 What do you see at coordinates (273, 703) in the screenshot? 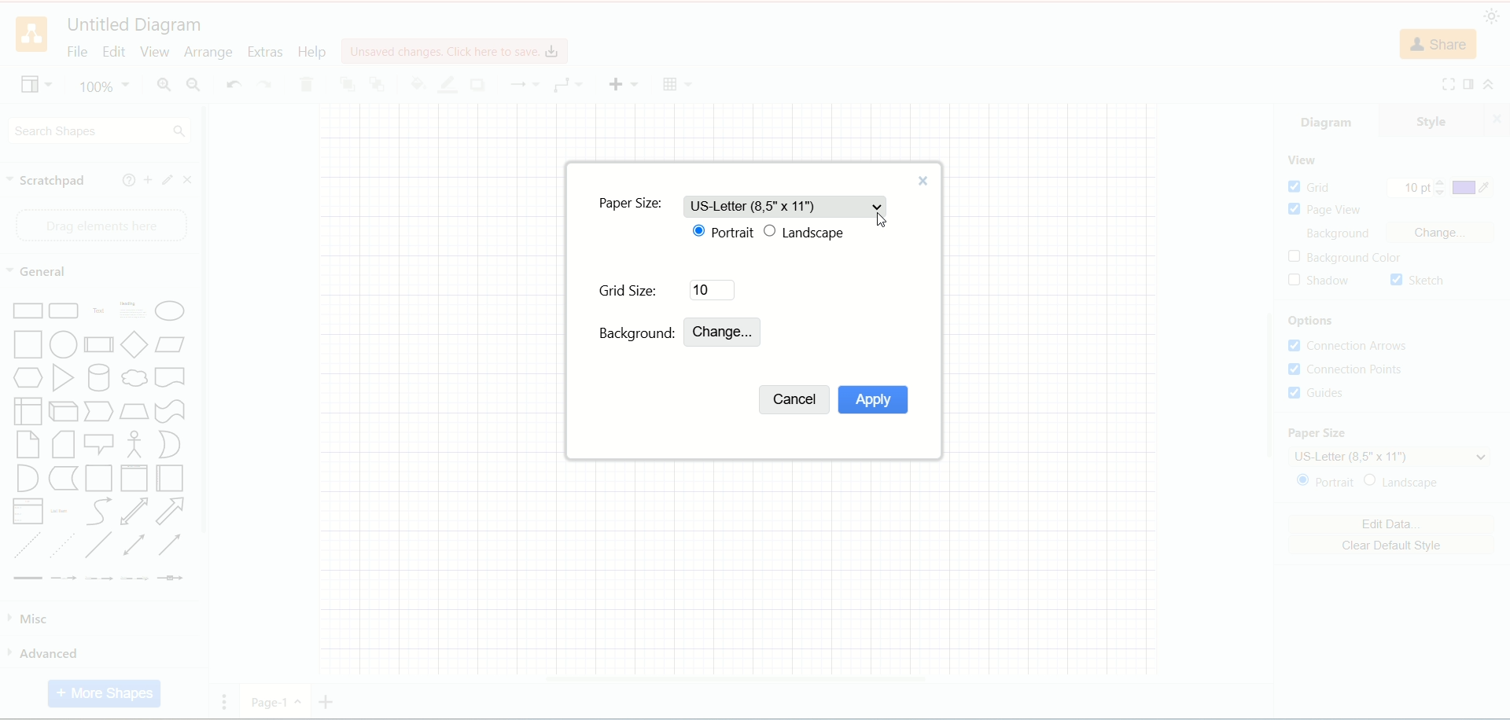
I see `Page 1` at bounding box center [273, 703].